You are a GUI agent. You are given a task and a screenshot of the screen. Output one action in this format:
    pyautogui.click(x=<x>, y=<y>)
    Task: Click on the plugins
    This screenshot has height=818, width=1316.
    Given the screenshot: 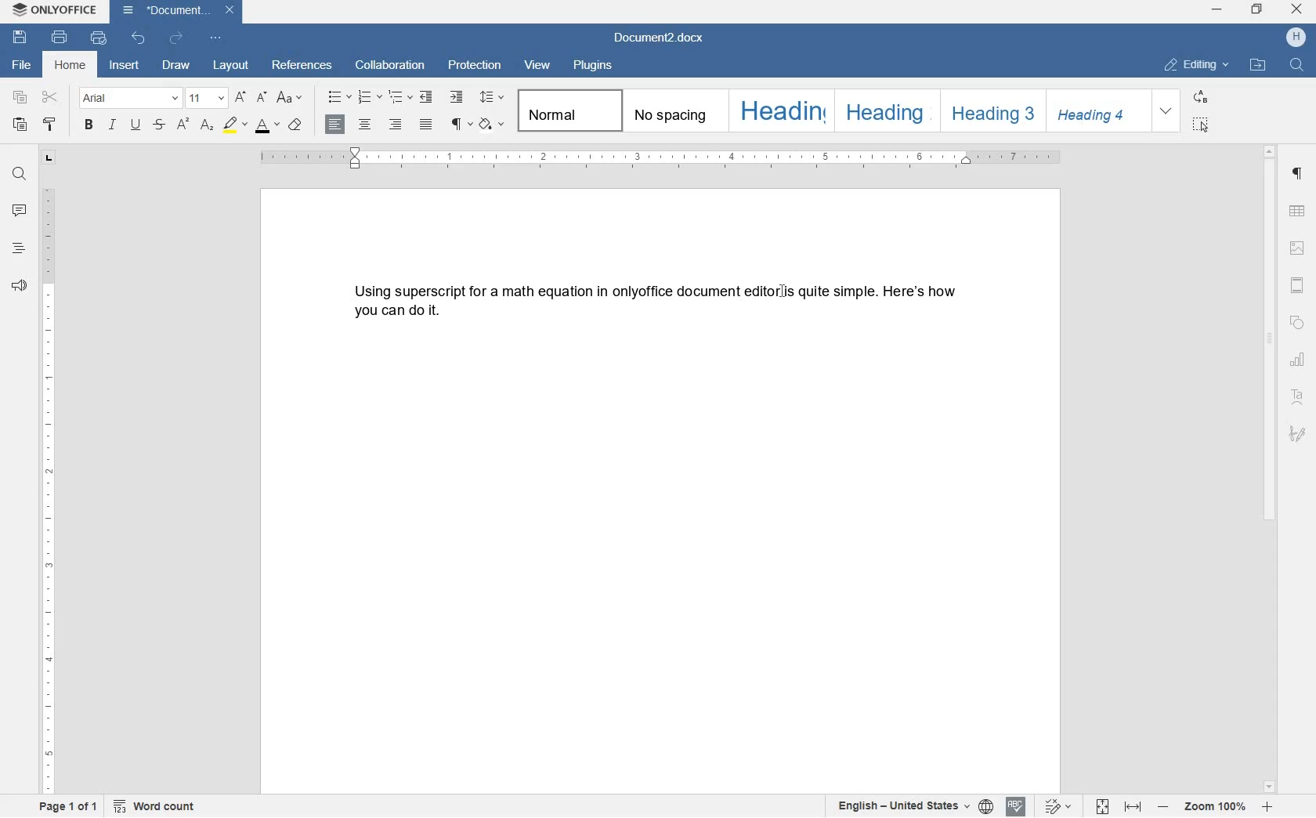 What is the action you would take?
    pyautogui.click(x=595, y=66)
    